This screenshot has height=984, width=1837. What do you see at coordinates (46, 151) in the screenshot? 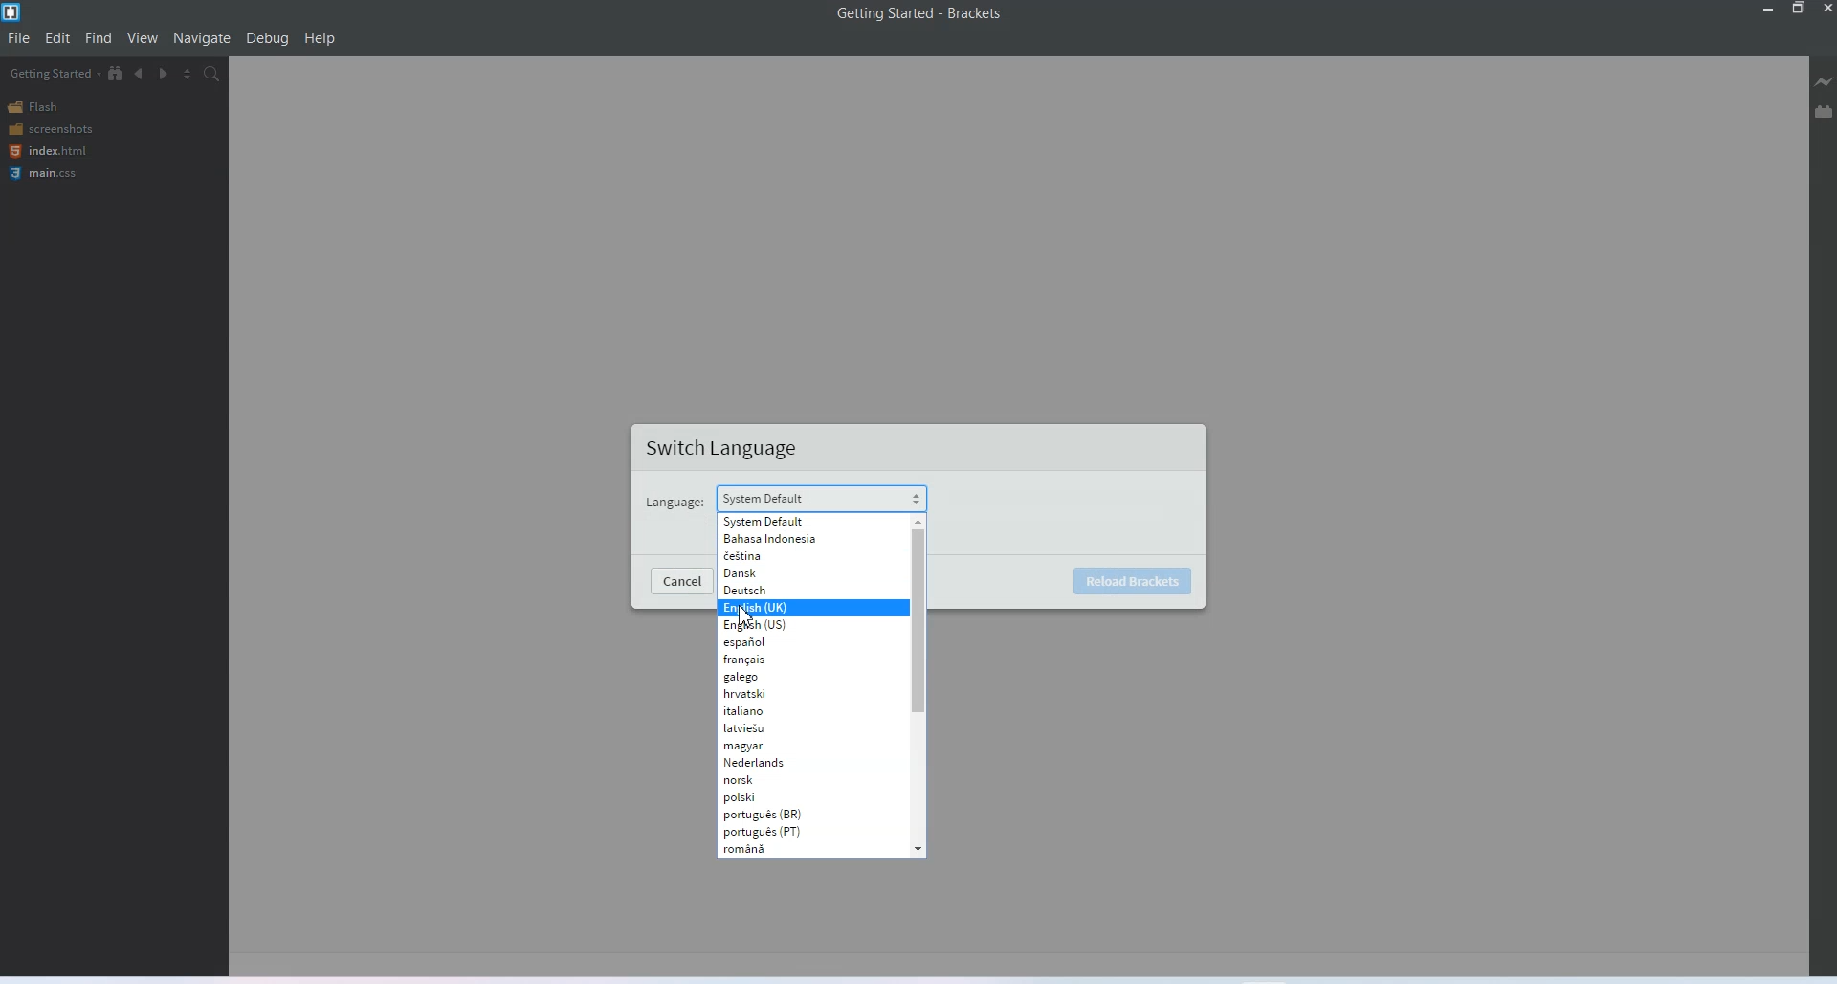
I see `Index` at bounding box center [46, 151].